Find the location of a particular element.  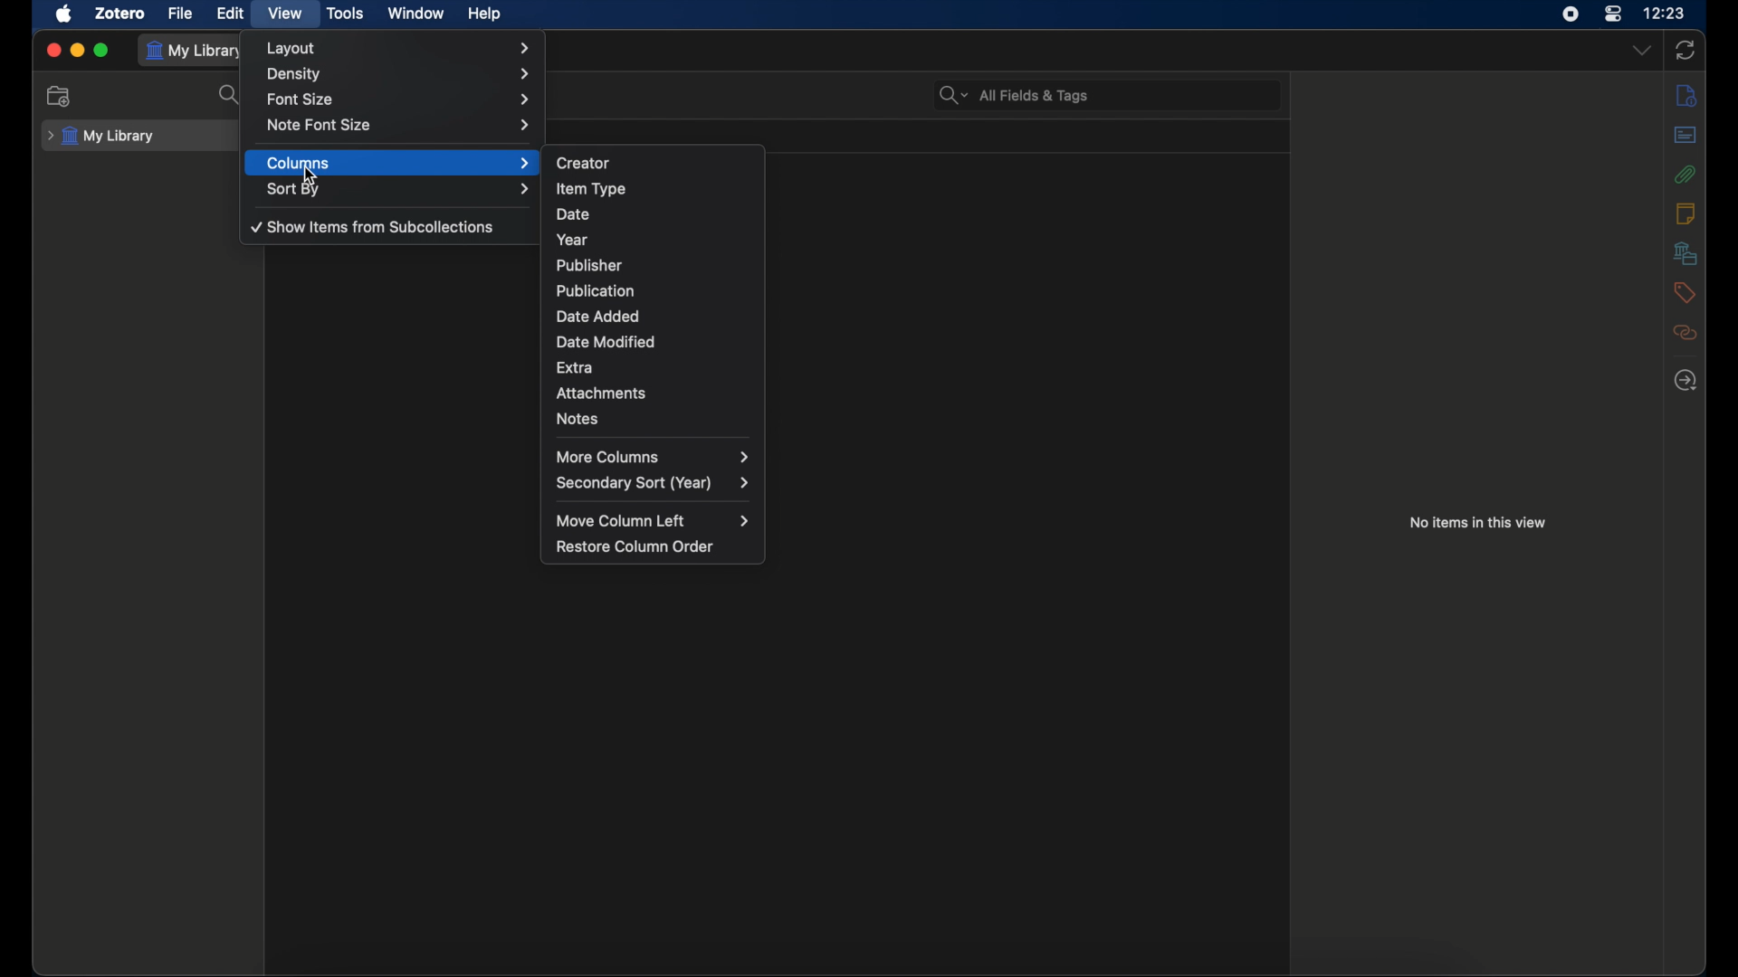

tools is located at coordinates (347, 14).